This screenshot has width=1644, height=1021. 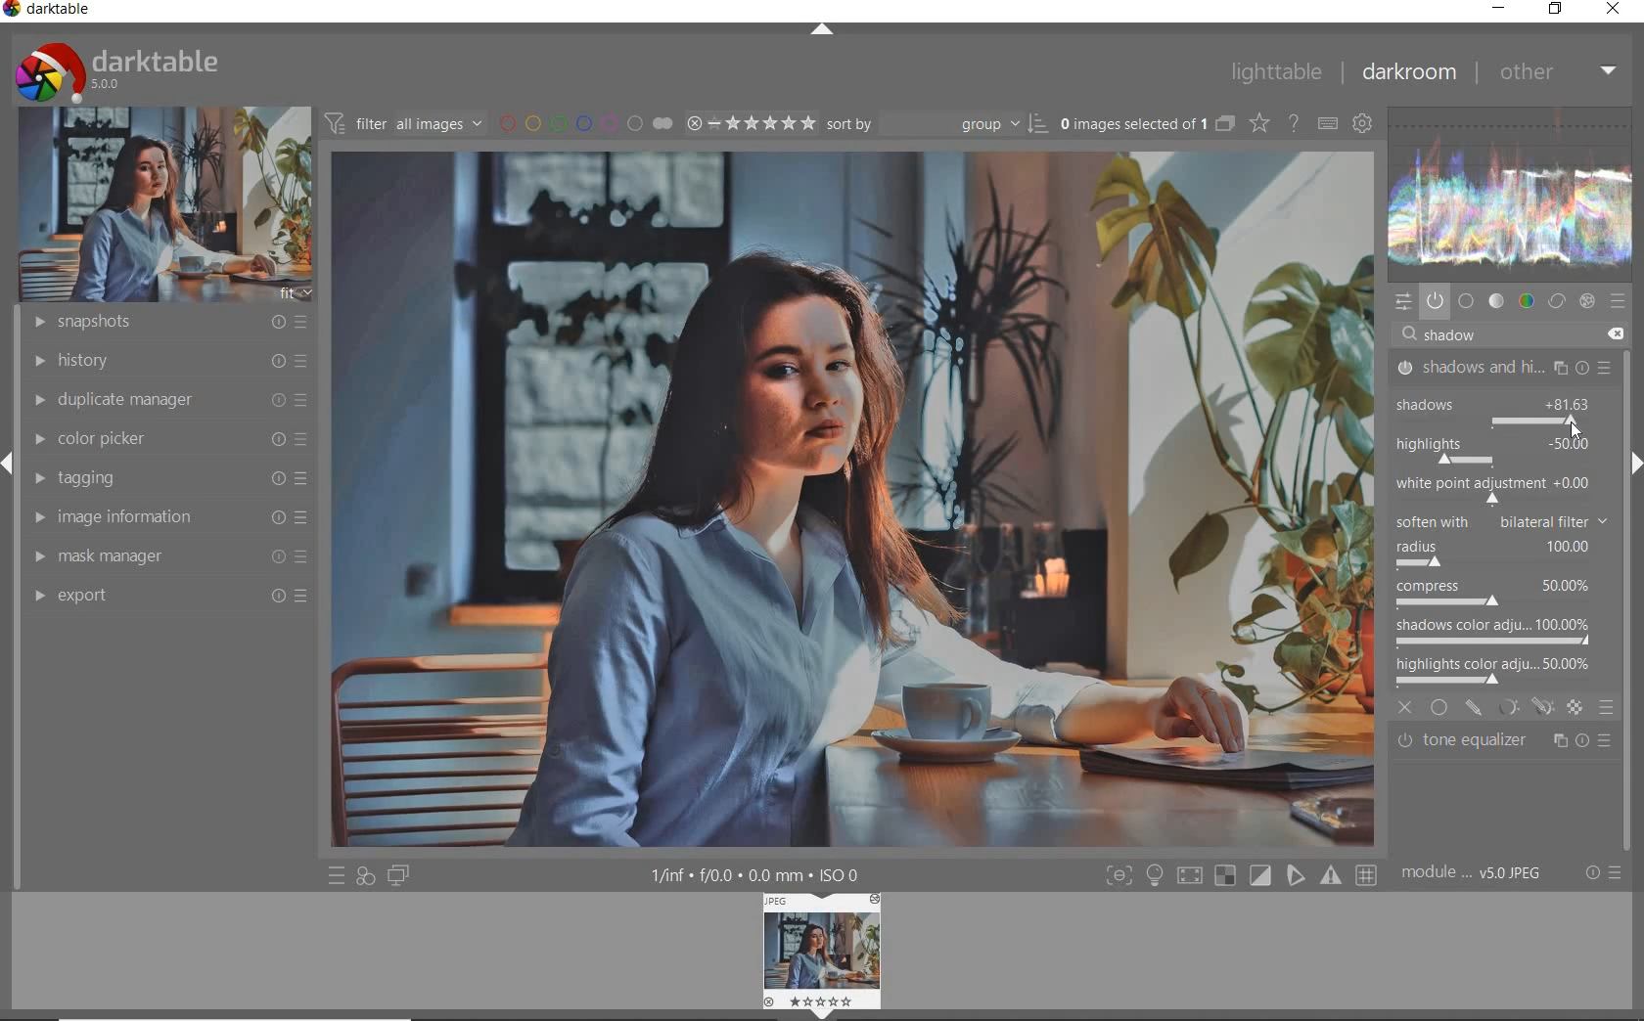 What do you see at coordinates (1497, 668) in the screenshot?
I see `highlights color adjustment` at bounding box center [1497, 668].